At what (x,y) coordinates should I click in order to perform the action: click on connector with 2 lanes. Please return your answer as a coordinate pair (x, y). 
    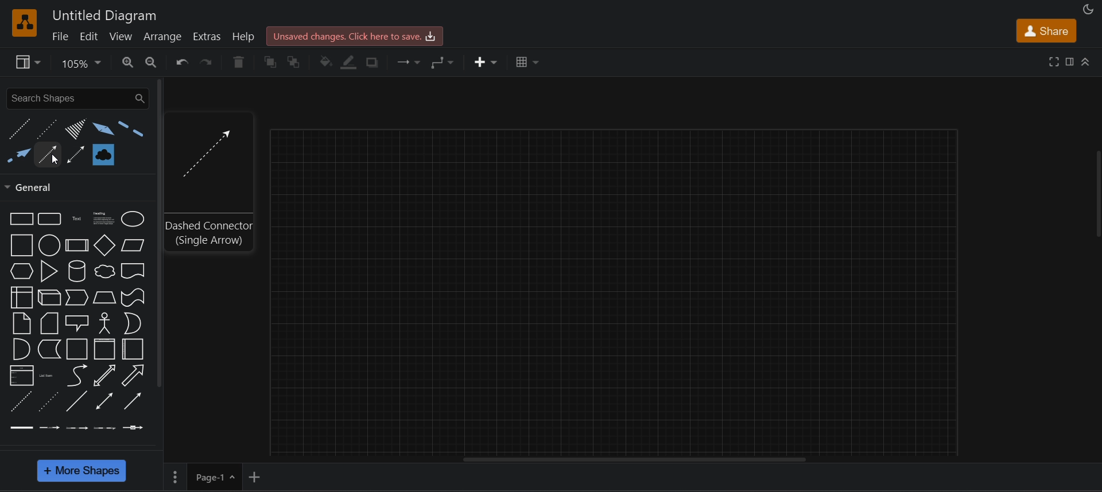
    Looking at the image, I should click on (76, 428).